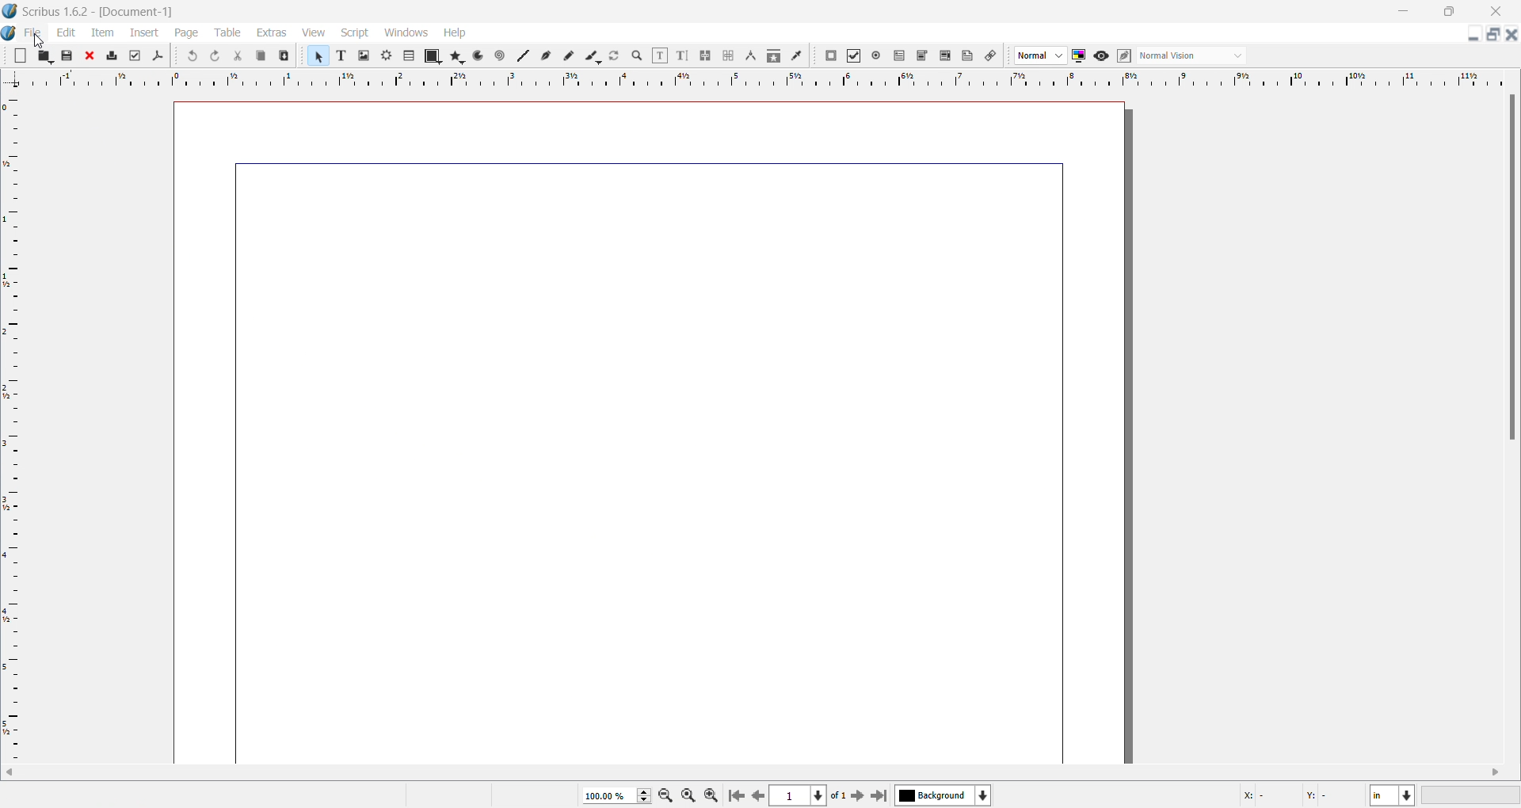 Image resolution: width=1521 pixels, height=808 pixels. What do you see at coordinates (44, 57) in the screenshot?
I see `open folder` at bounding box center [44, 57].